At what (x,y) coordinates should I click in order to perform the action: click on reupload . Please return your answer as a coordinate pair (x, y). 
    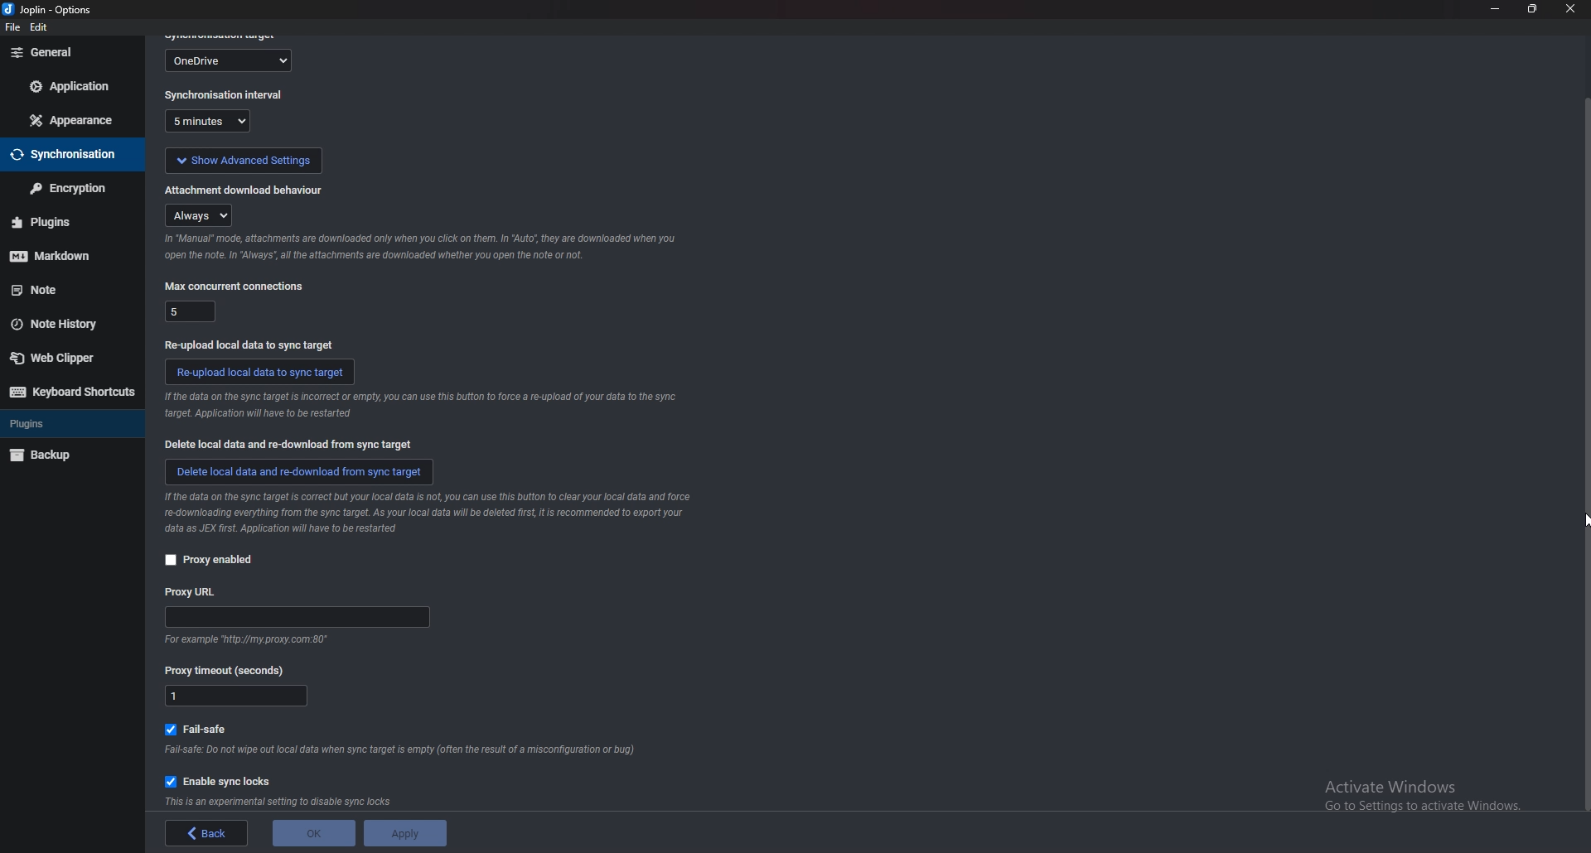
    Looking at the image, I should click on (248, 343).